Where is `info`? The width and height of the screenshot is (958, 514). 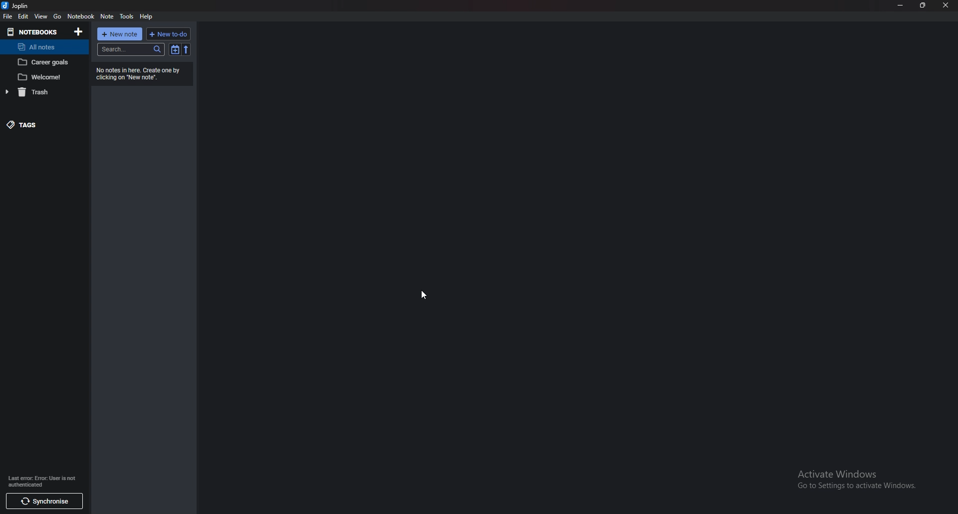
info is located at coordinates (44, 482).